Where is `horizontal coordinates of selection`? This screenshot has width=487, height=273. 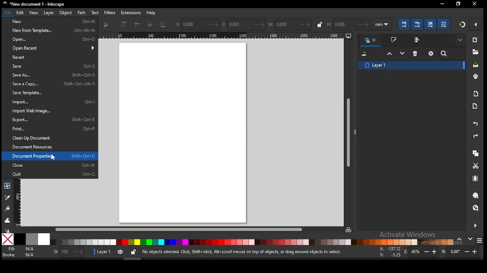 horizontal coordinates of selection is located at coordinates (197, 24).